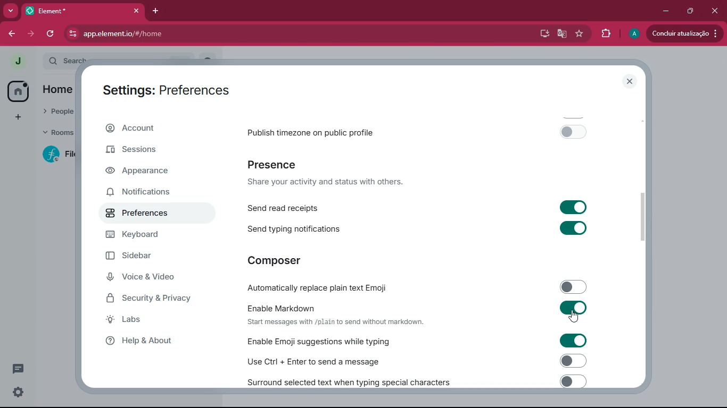  What do you see at coordinates (147, 278) in the screenshot?
I see `voice` at bounding box center [147, 278].